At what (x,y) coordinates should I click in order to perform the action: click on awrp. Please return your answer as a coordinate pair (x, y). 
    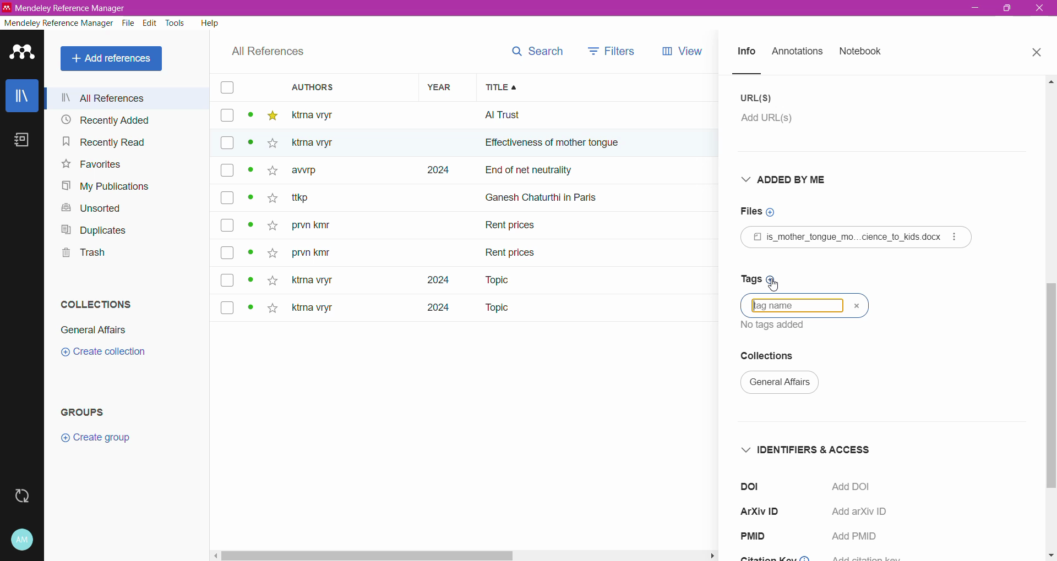
    Looking at the image, I should click on (313, 174).